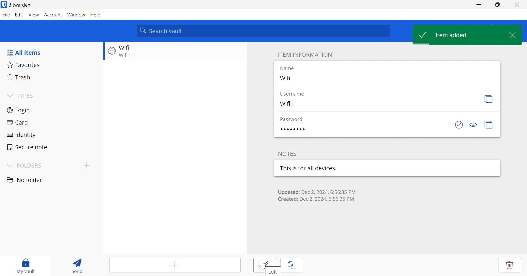 Image resolution: width=527 pixels, height=276 pixels. Describe the element at coordinates (518, 5) in the screenshot. I see `Close` at that location.